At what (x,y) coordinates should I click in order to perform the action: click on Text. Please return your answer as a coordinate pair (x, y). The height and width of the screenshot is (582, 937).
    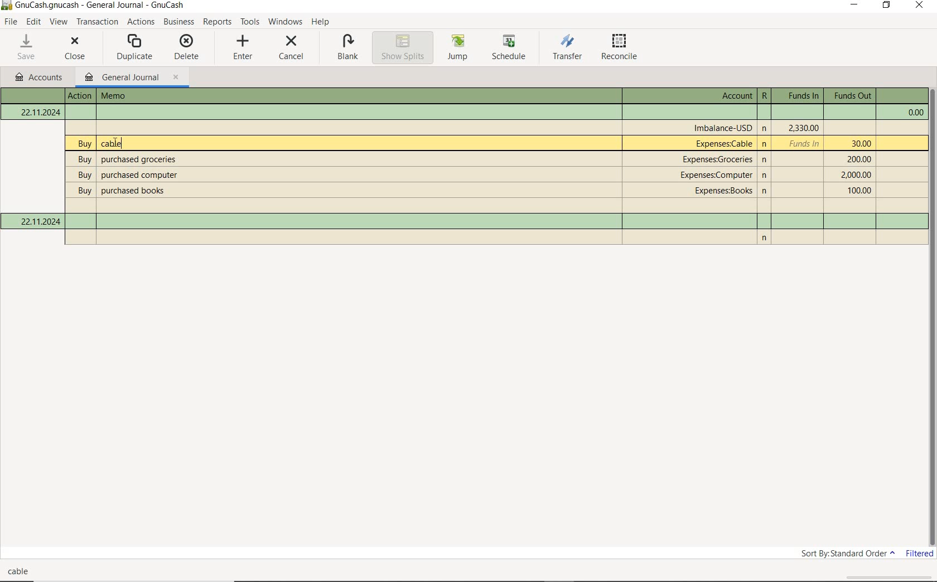
    Looking at the image, I should click on (724, 128).